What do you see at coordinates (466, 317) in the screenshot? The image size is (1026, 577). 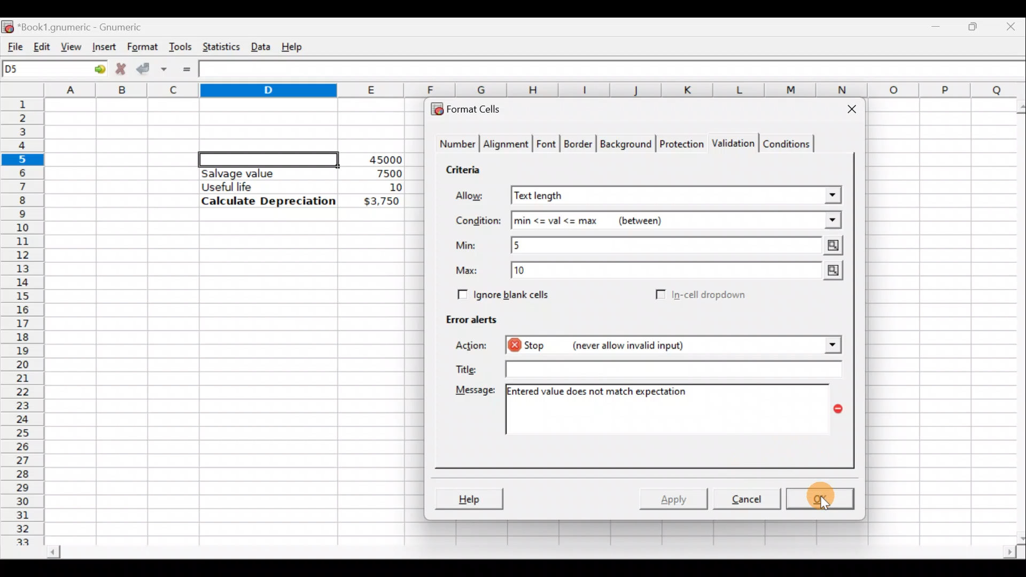 I see `Error alerts` at bounding box center [466, 317].